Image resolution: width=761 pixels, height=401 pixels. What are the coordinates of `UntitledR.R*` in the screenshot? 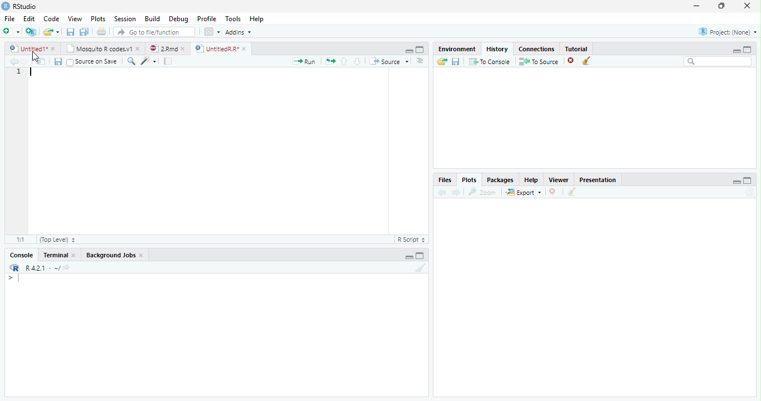 It's located at (216, 49).